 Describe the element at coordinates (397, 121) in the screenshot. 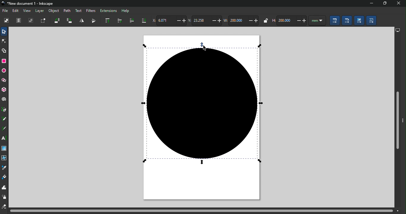

I see `Vertical scroll bar` at that location.